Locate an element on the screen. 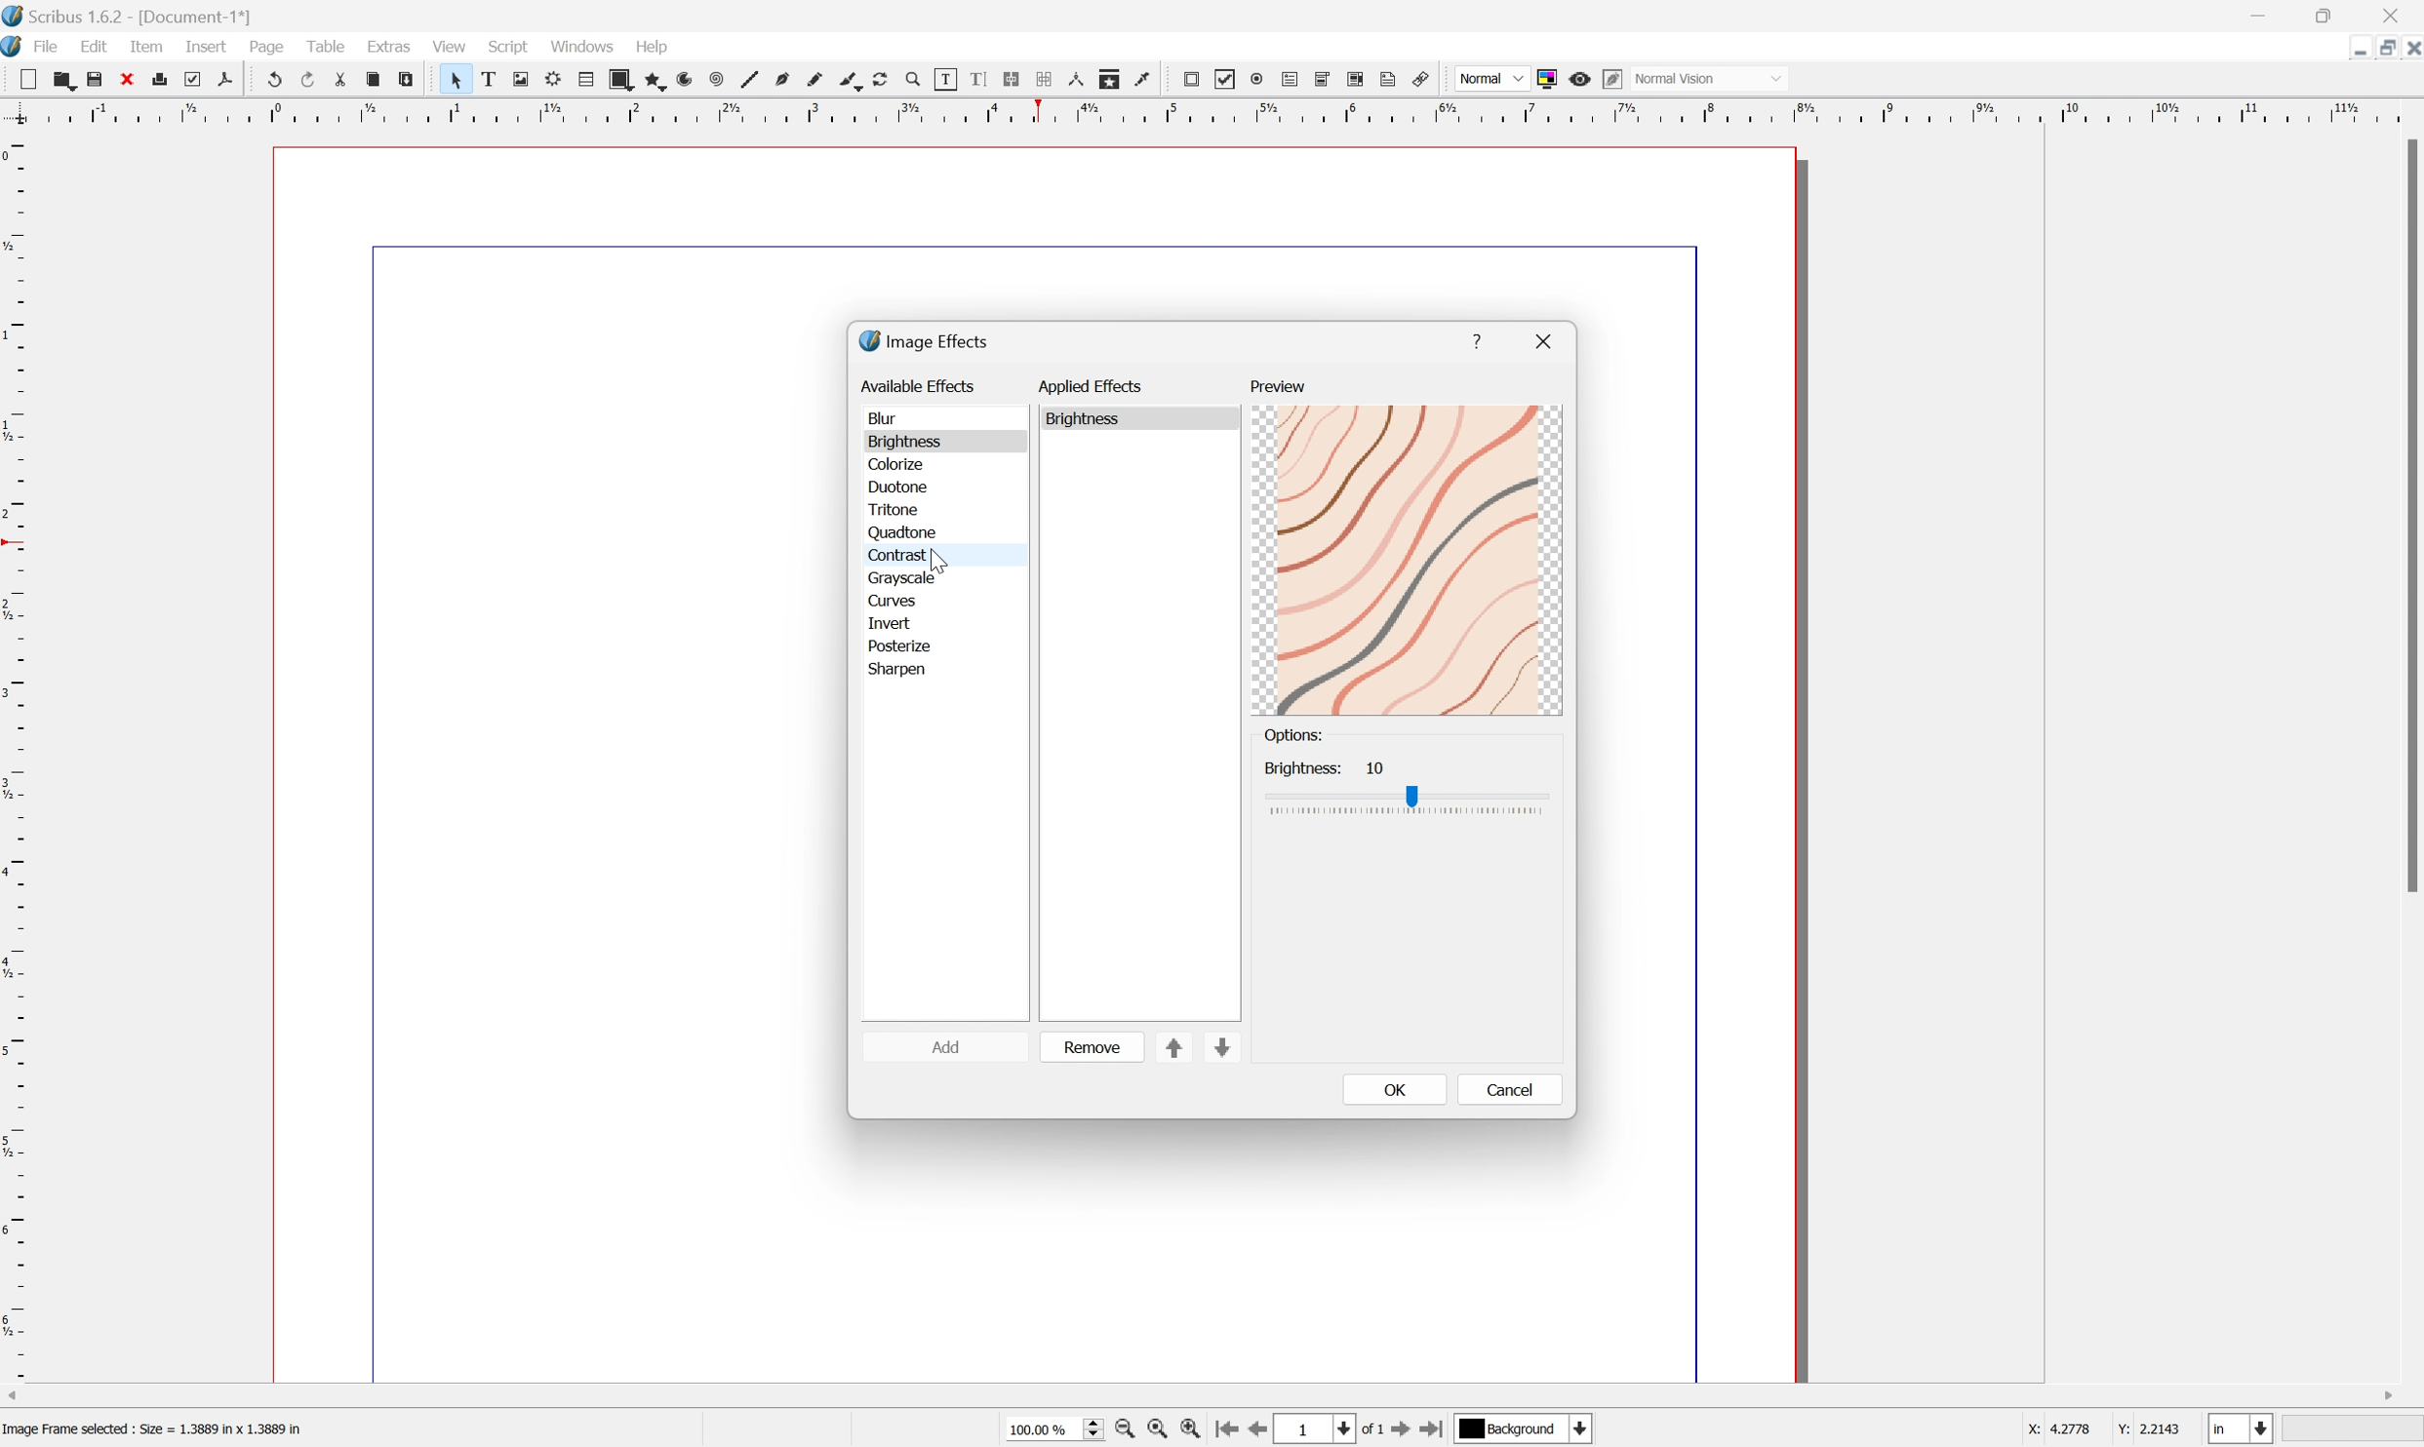 This screenshot has height=1447, width=2424. Minimize is located at coordinates (2388, 50).